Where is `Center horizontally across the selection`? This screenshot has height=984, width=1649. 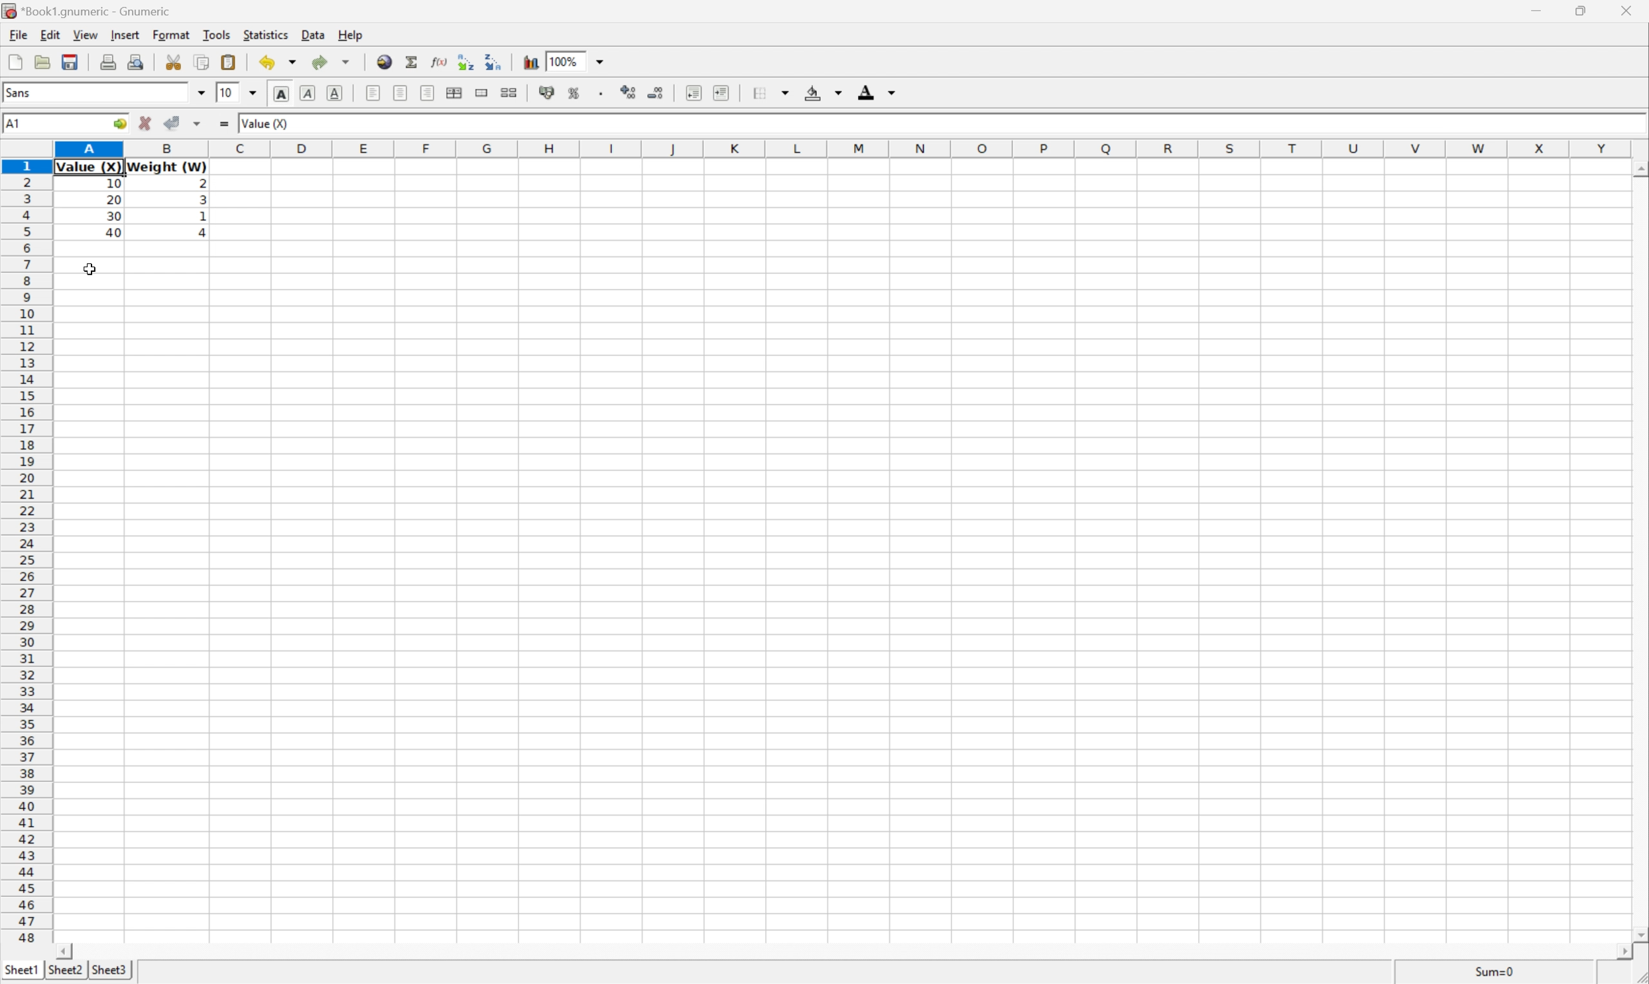 Center horizontally across the selection is located at coordinates (456, 92).